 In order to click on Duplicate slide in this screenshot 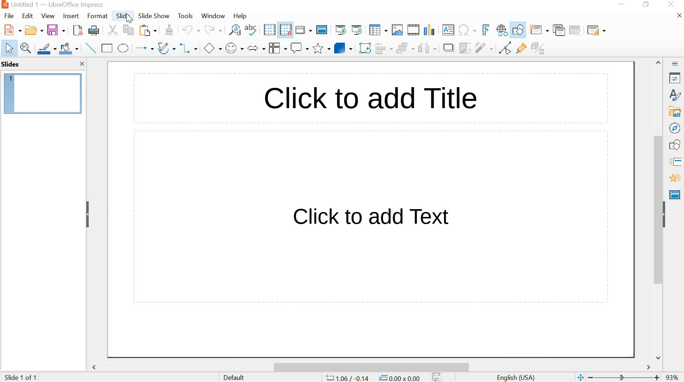, I will do `click(559, 30)`.